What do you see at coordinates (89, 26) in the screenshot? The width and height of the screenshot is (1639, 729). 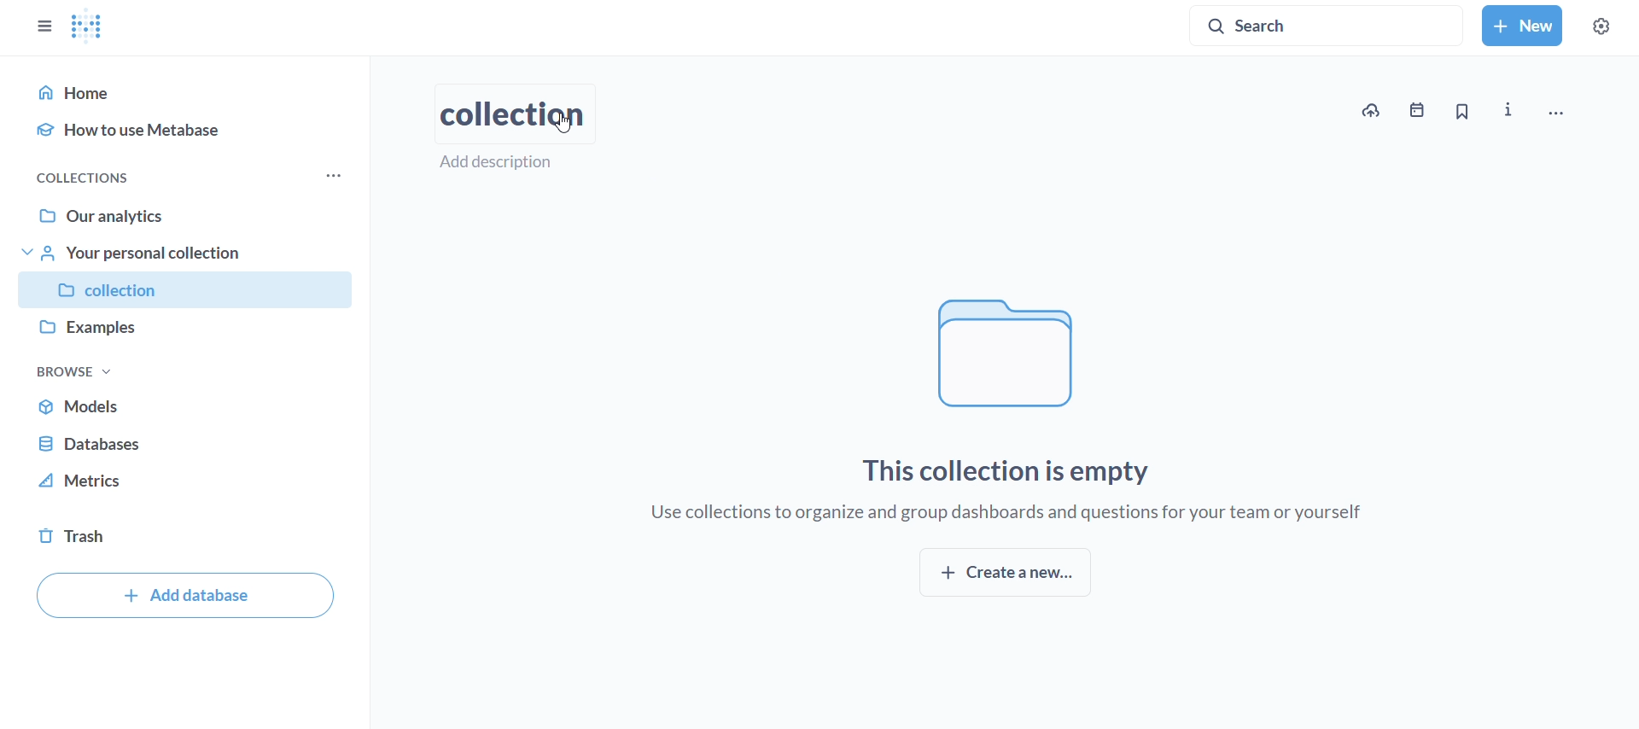 I see `metabase logo` at bounding box center [89, 26].